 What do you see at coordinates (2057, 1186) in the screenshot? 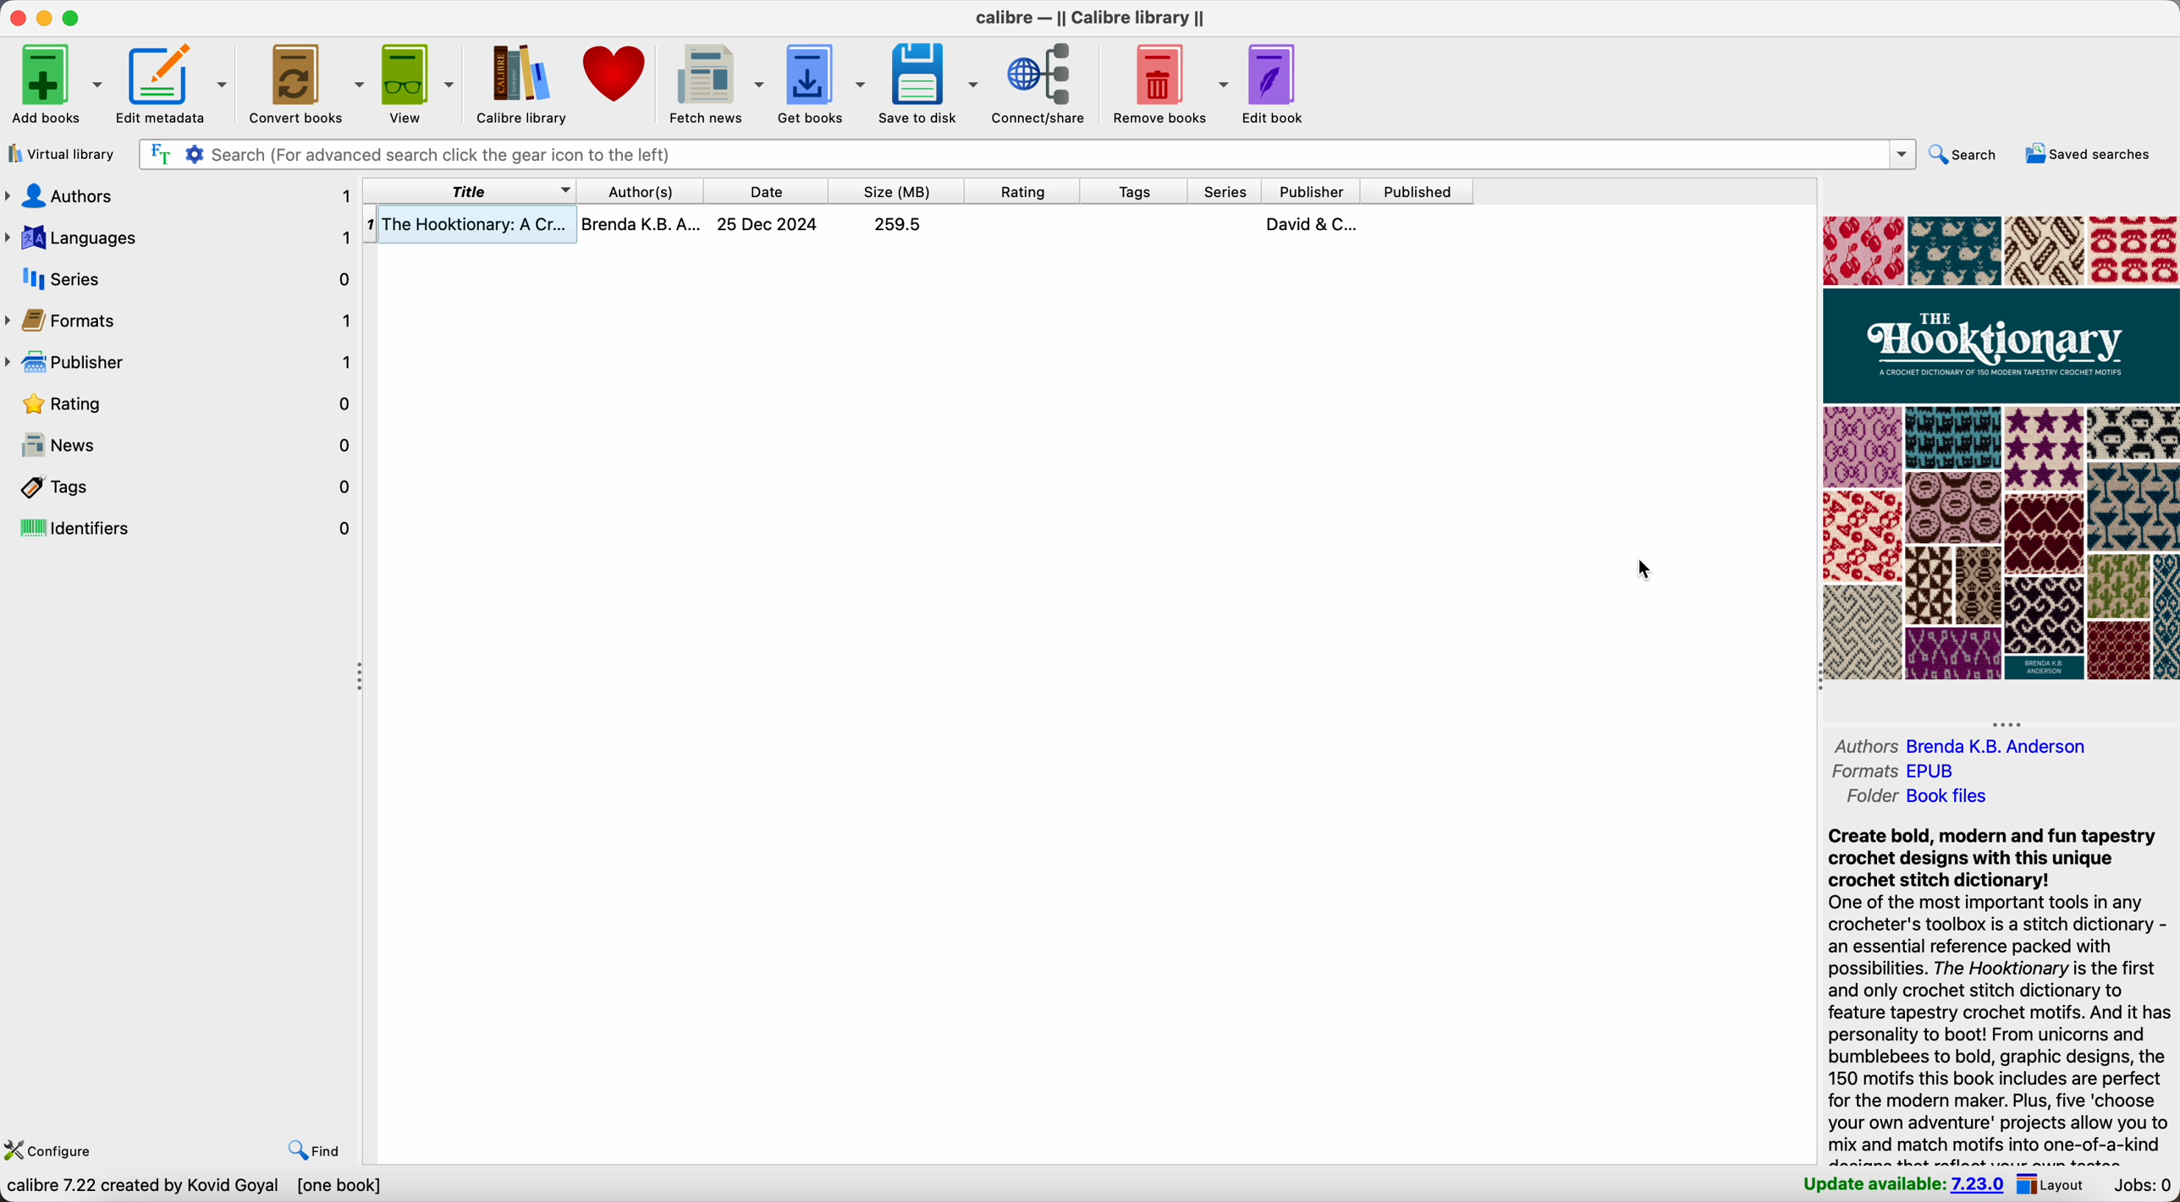
I see `layout` at bounding box center [2057, 1186].